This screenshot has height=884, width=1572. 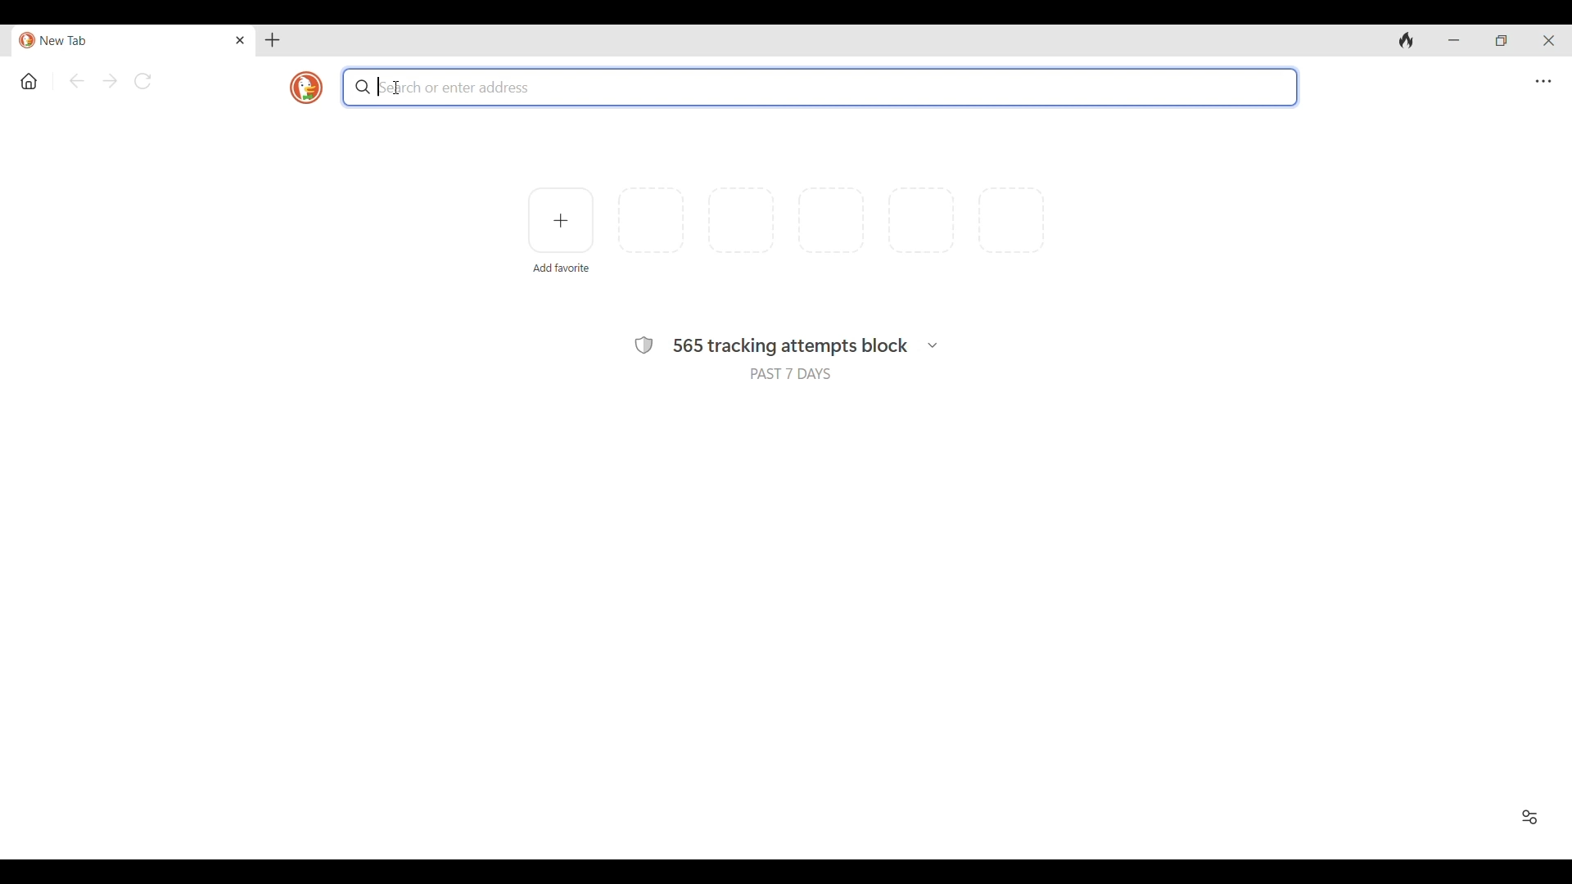 I want to click on Go back, so click(x=77, y=81).